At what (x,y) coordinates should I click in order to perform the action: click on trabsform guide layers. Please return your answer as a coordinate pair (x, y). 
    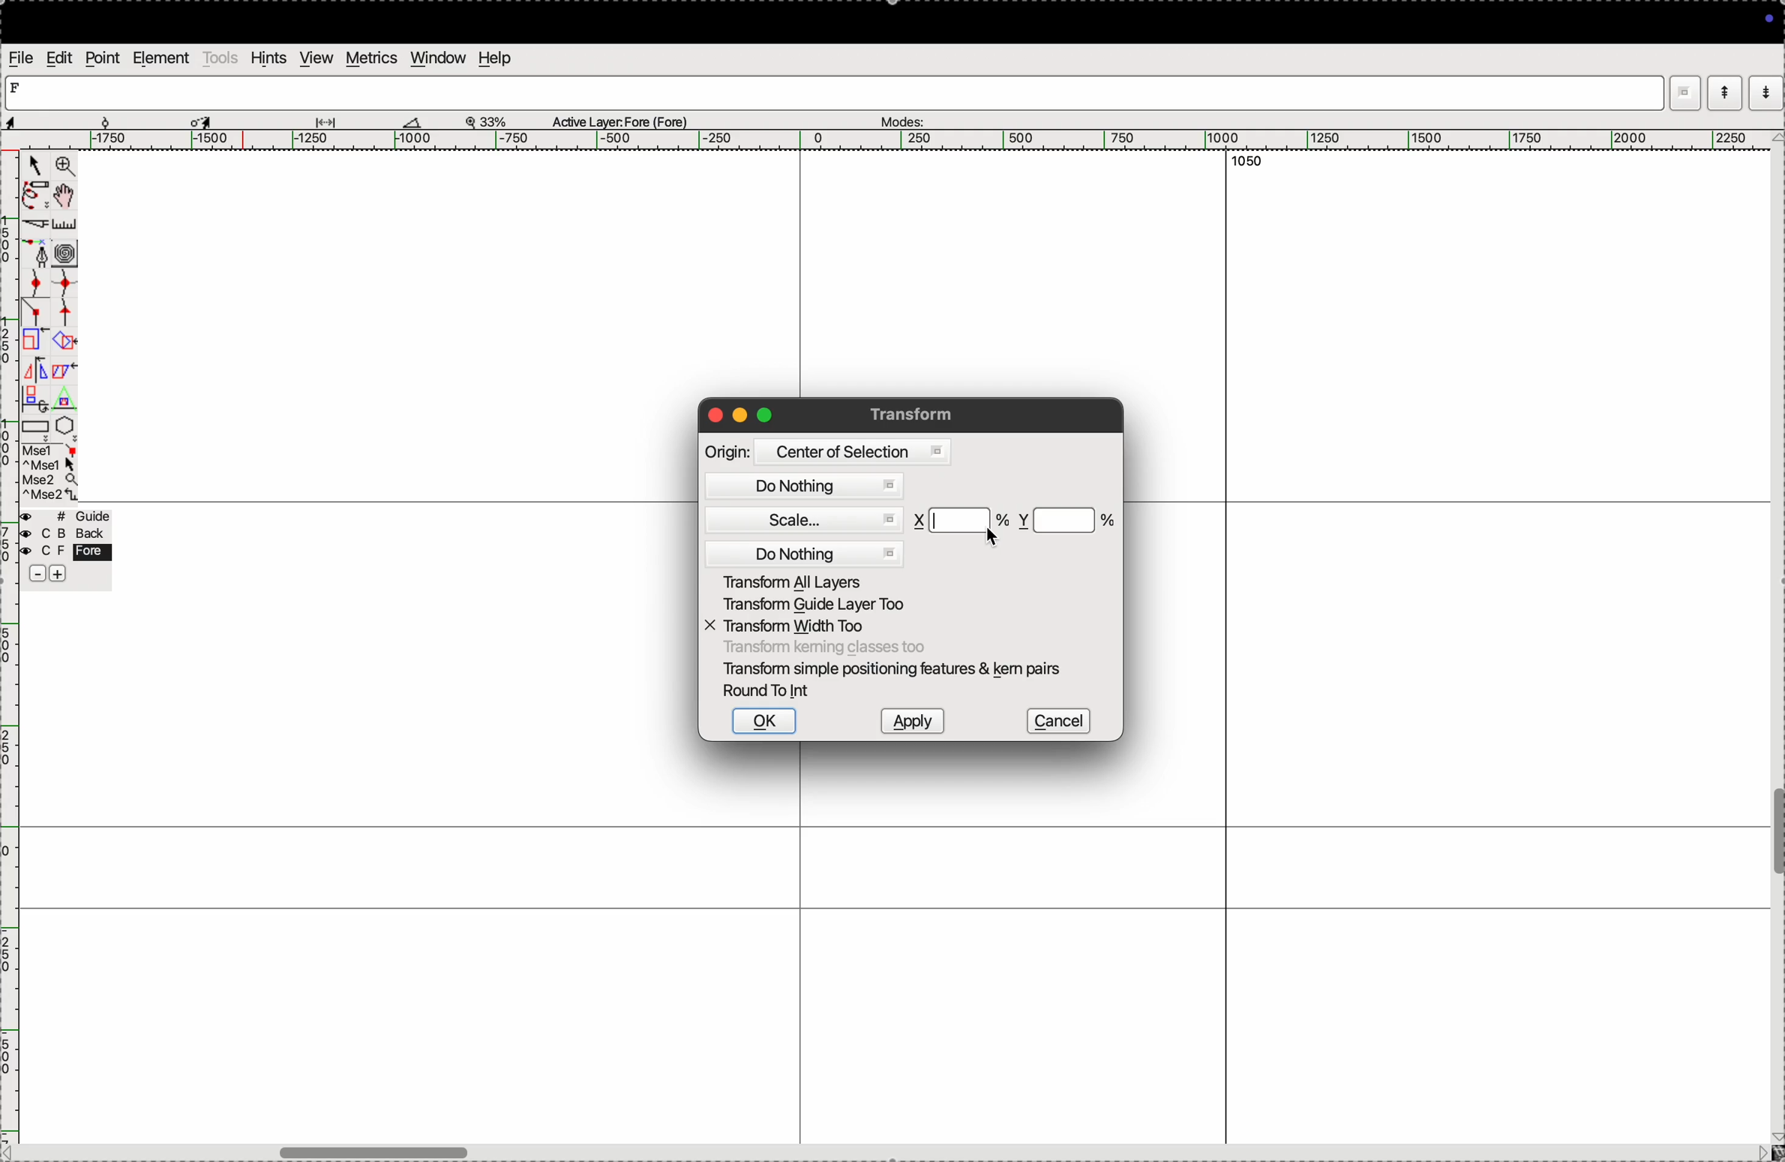
    Looking at the image, I should click on (811, 607).